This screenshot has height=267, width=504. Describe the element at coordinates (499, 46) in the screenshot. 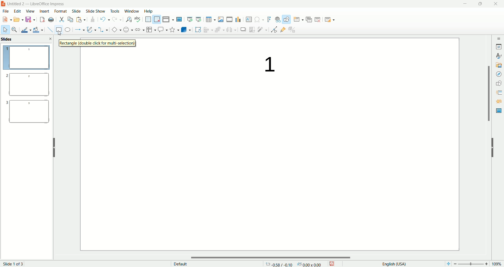

I see `properties` at that location.